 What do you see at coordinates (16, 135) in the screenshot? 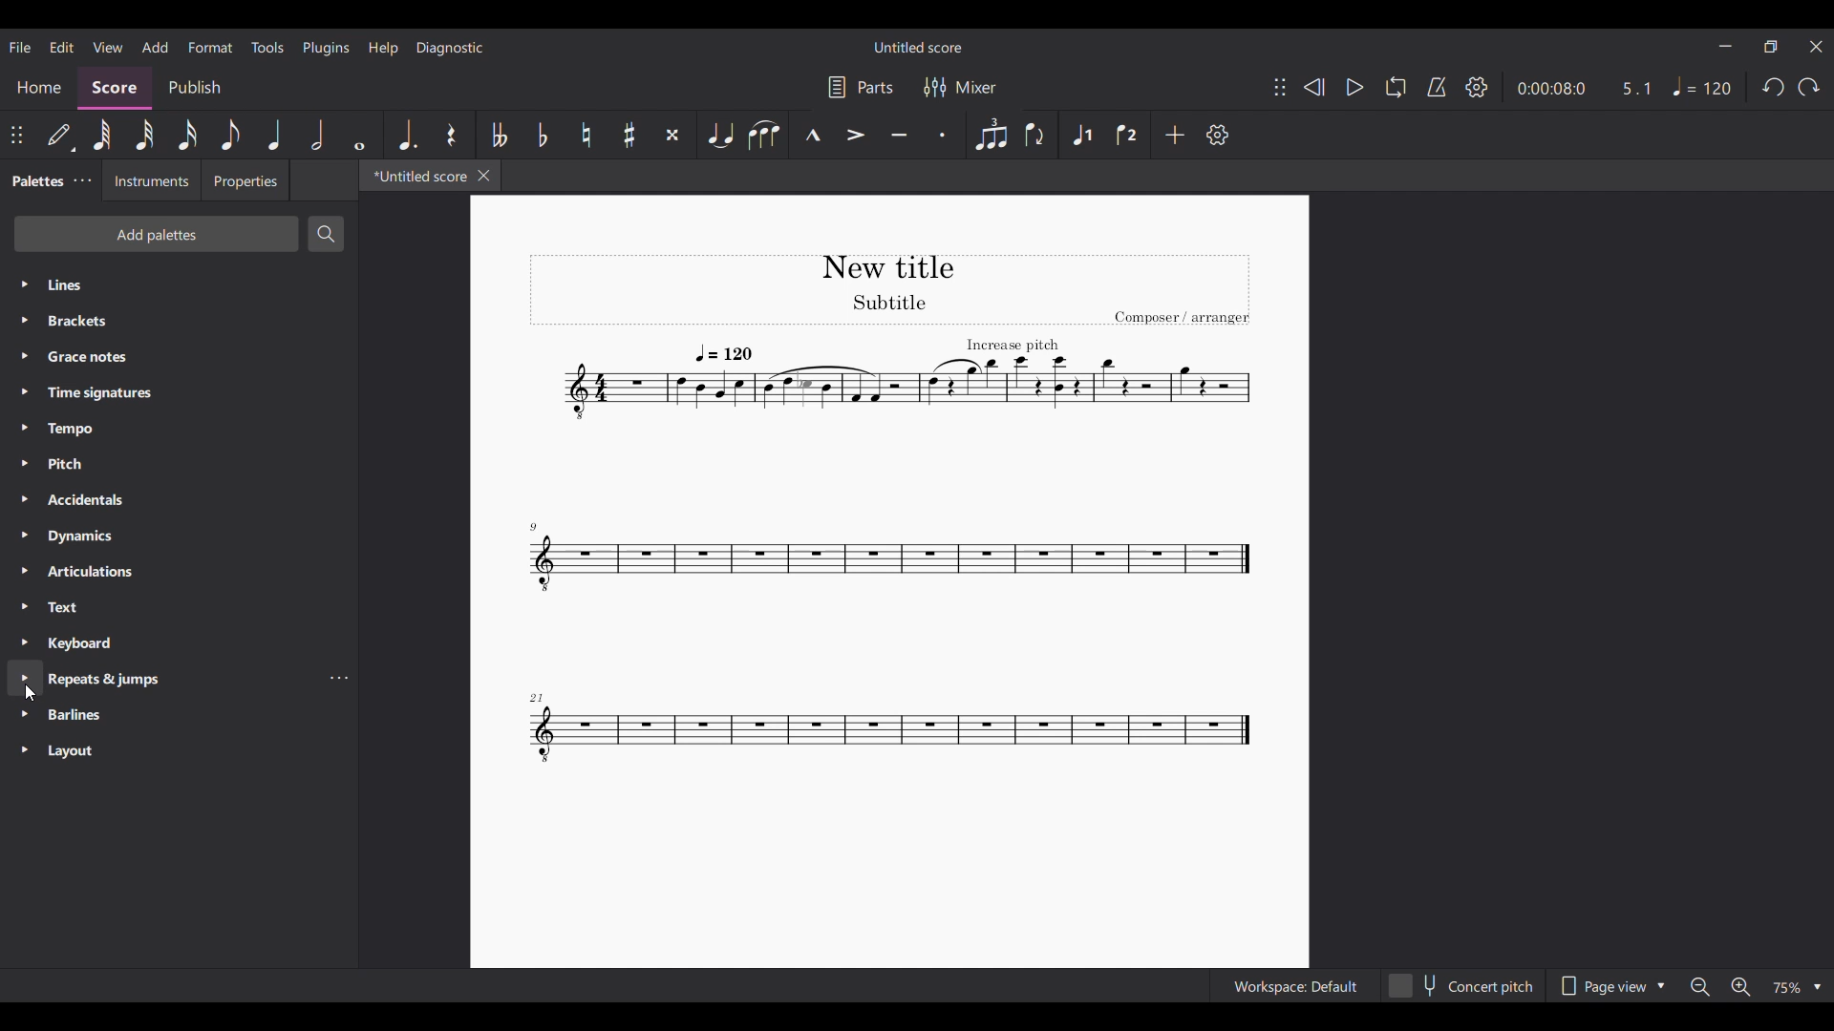
I see `Change position` at bounding box center [16, 135].